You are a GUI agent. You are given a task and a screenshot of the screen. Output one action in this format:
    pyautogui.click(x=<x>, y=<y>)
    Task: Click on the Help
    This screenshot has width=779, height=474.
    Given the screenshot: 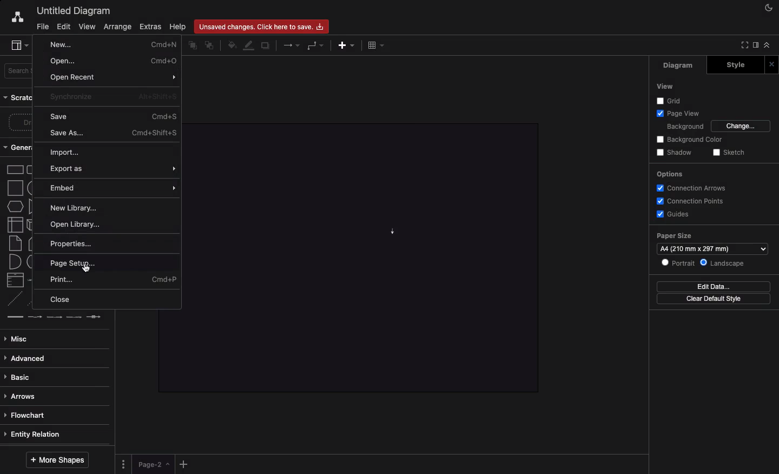 What is the action you would take?
    pyautogui.click(x=179, y=27)
    